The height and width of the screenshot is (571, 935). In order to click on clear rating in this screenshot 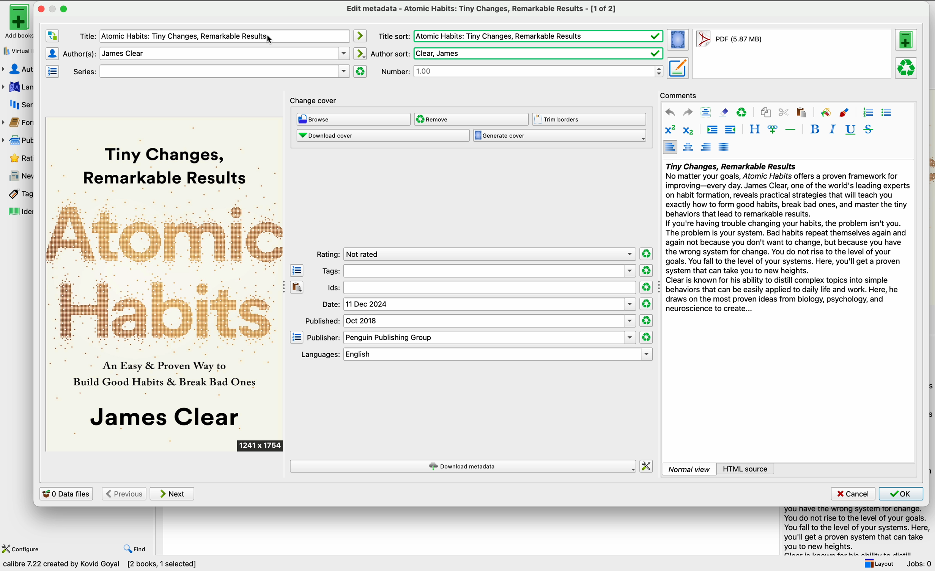, I will do `click(645, 287)`.